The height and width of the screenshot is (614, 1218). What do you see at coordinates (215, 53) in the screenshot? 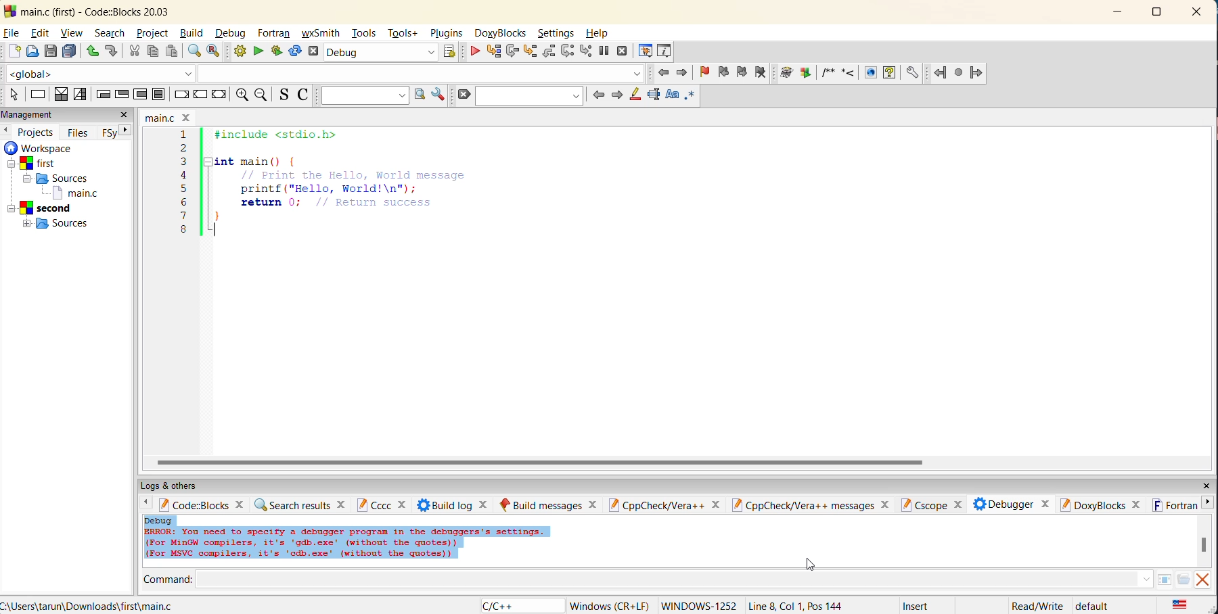
I see `replace` at bounding box center [215, 53].